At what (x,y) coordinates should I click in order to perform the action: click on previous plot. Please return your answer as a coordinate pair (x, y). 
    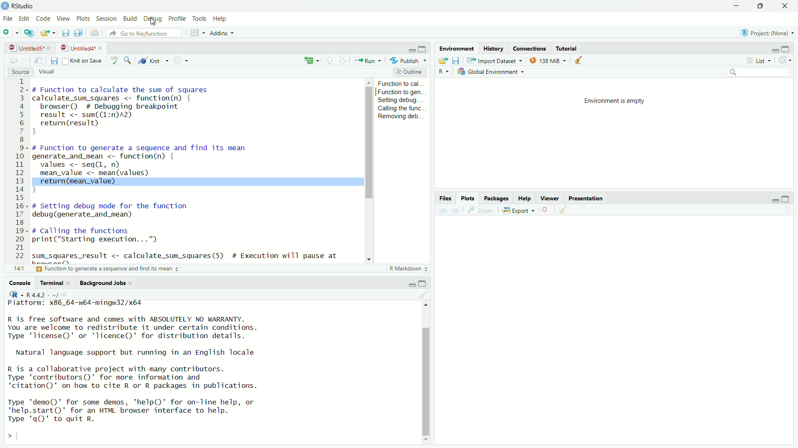
    Looking at the image, I should click on (441, 210).